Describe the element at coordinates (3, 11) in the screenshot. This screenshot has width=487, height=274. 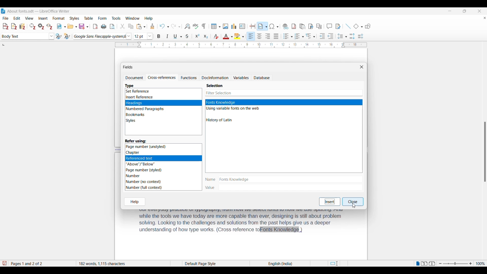
I see `LibreOffice Writer logo` at that location.